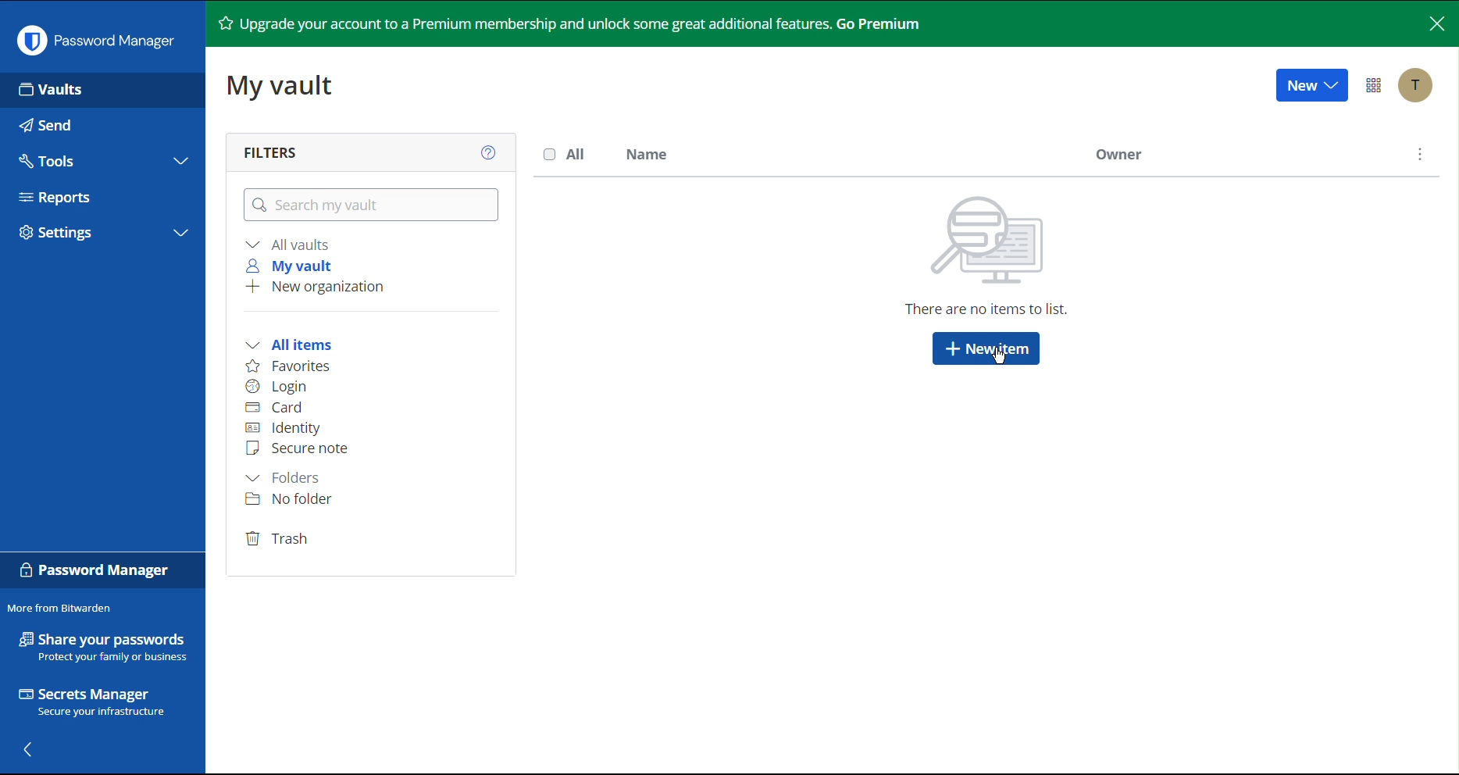 The height and width of the screenshot is (775, 1459). What do you see at coordinates (298, 446) in the screenshot?
I see `Secure note` at bounding box center [298, 446].